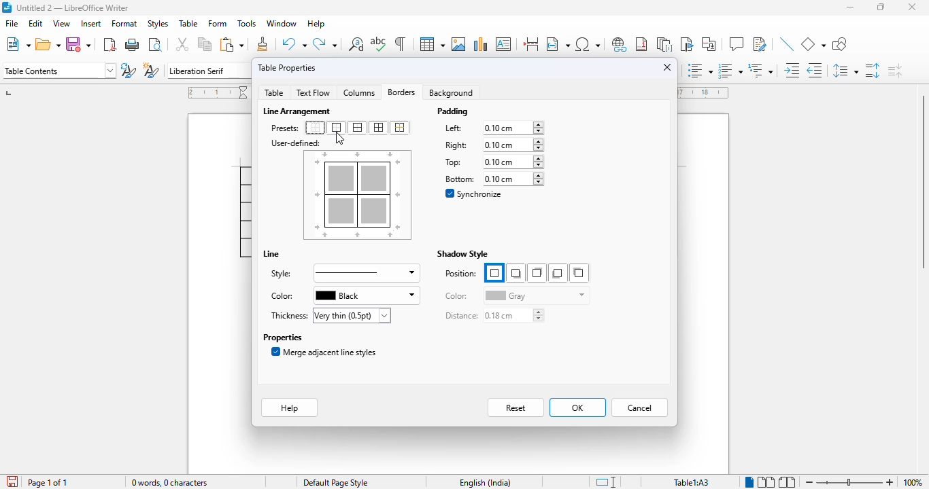 Image resolution: width=929 pixels, height=489 pixels. Describe the element at coordinates (283, 24) in the screenshot. I see `window` at that location.